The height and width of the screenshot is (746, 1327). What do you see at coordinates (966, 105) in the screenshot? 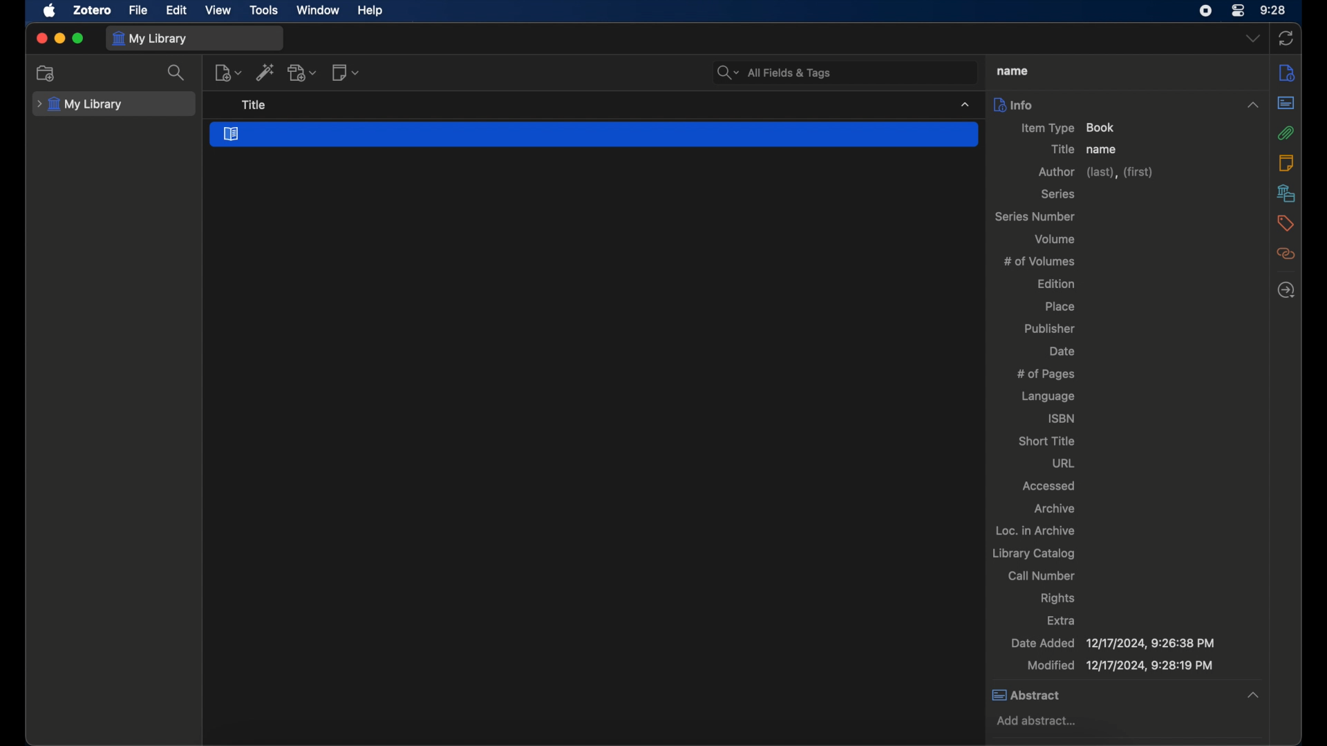
I see `dropdown` at bounding box center [966, 105].